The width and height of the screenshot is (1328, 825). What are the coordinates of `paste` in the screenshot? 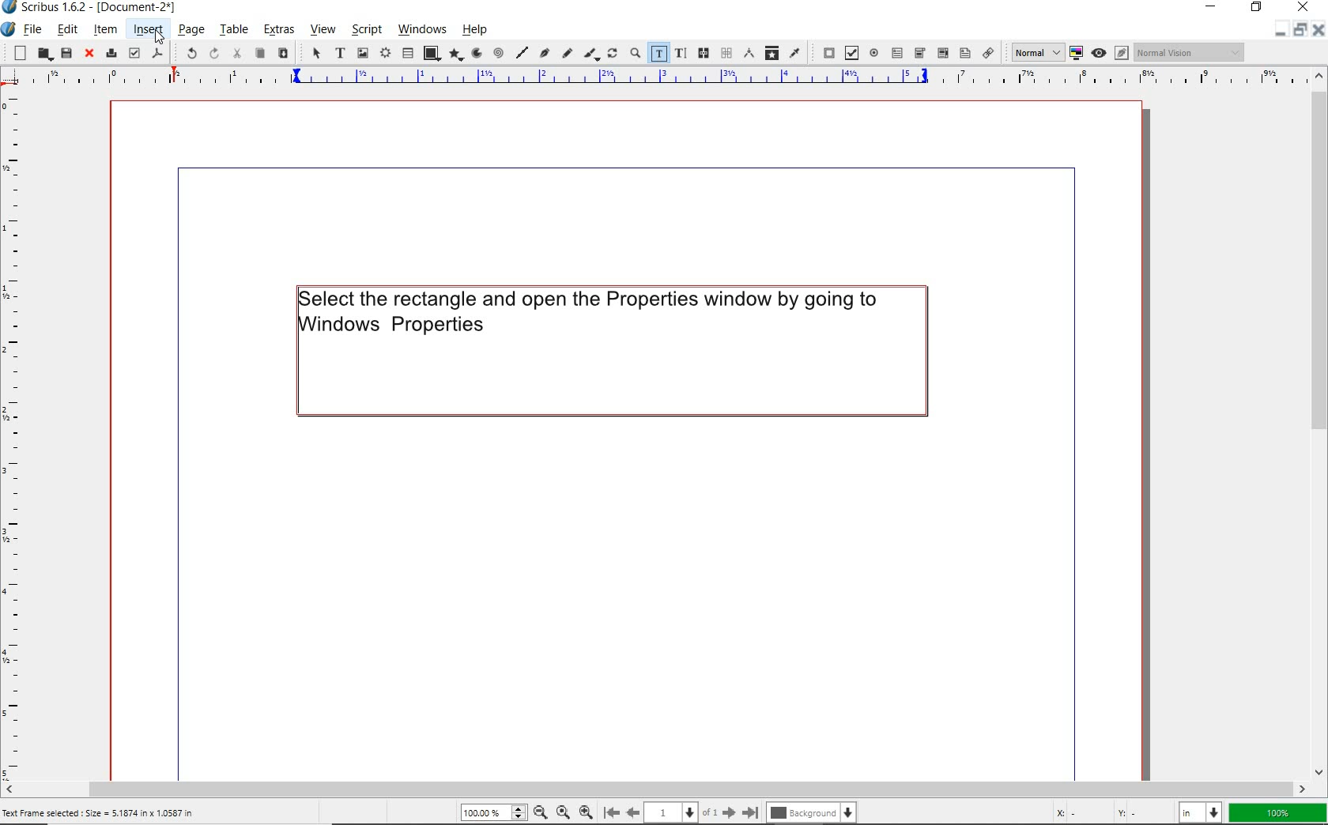 It's located at (284, 55).